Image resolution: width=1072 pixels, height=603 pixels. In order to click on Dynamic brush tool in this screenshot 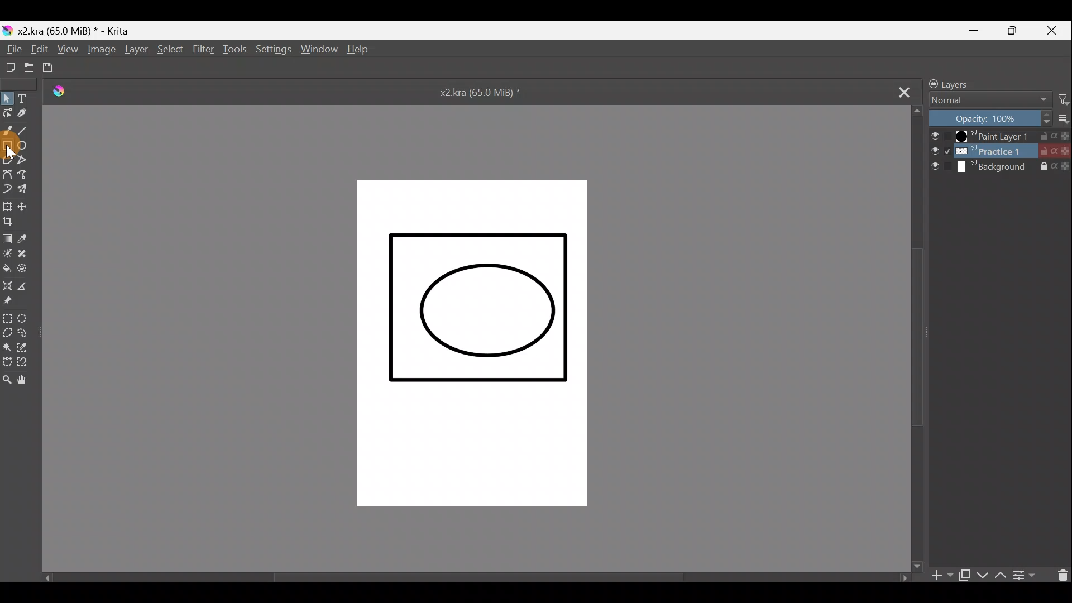, I will do `click(7, 189)`.